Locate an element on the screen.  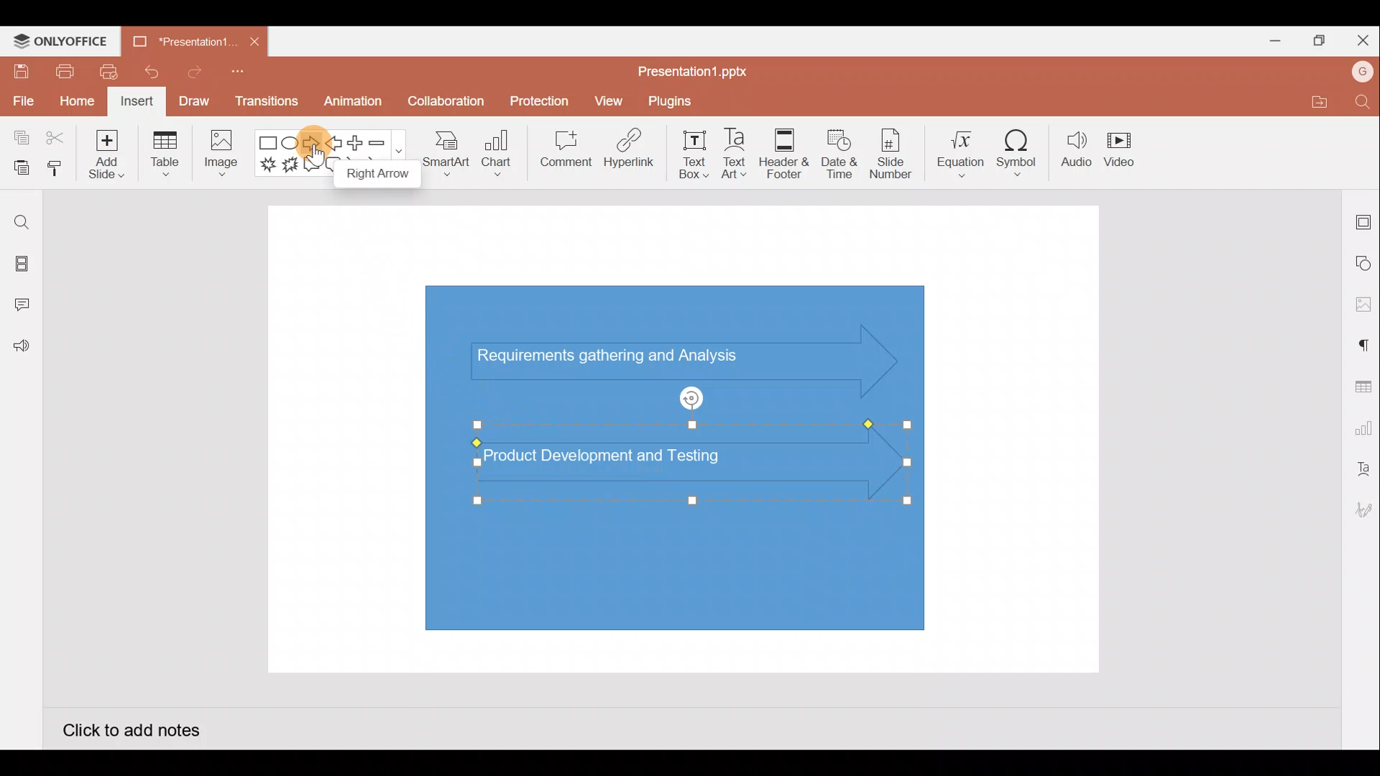
Close document is located at coordinates (254, 38).